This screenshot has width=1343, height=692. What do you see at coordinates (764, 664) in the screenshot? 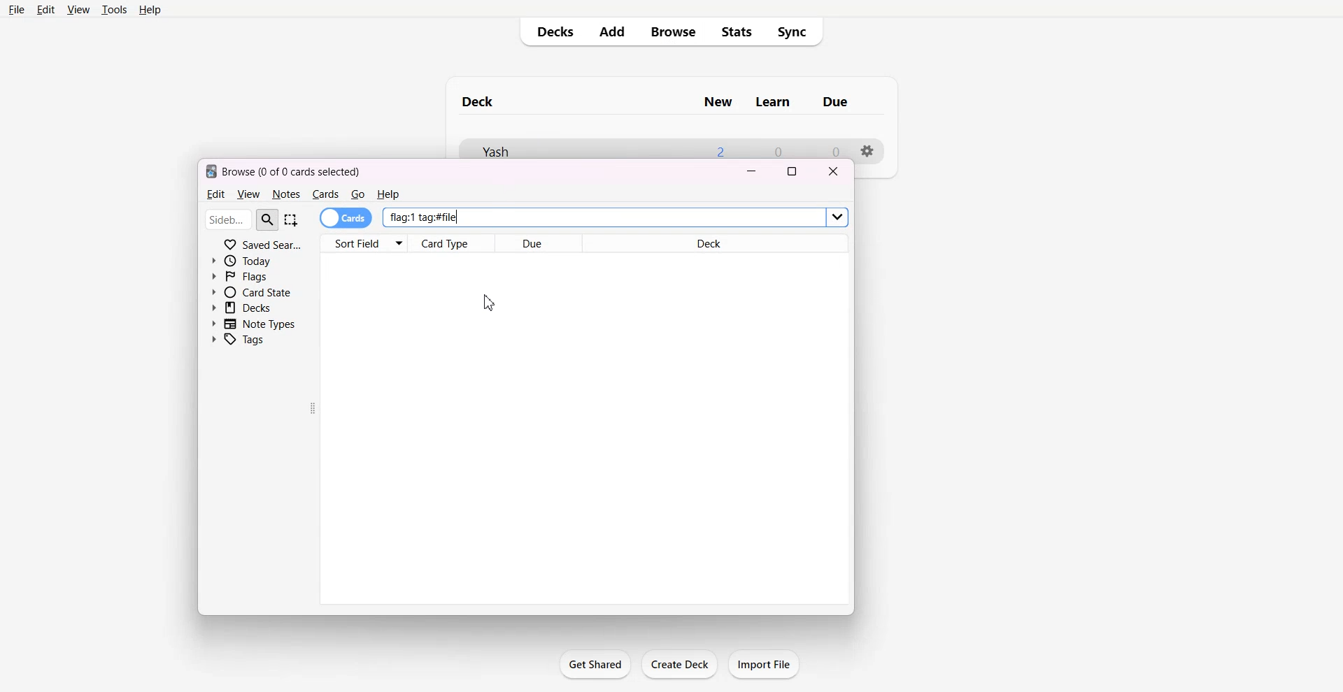
I see `Import File` at bounding box center [764, 664].